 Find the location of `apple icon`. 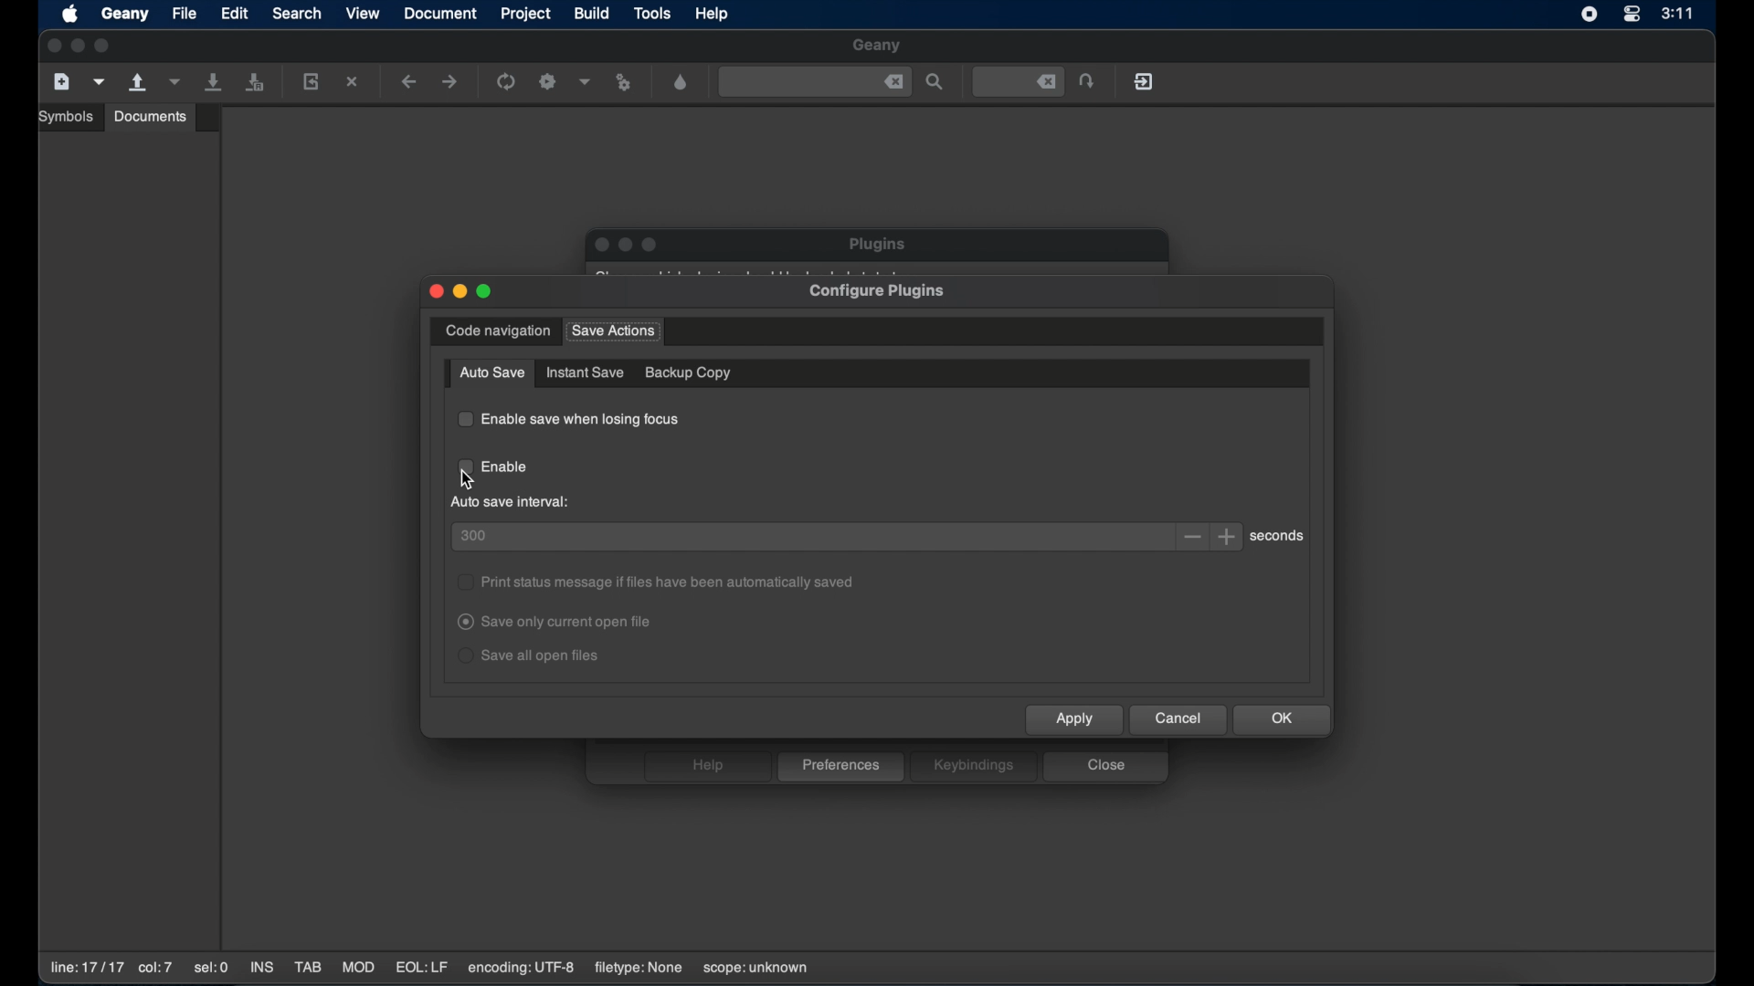

apple icon is located at coordinates (72, 16).